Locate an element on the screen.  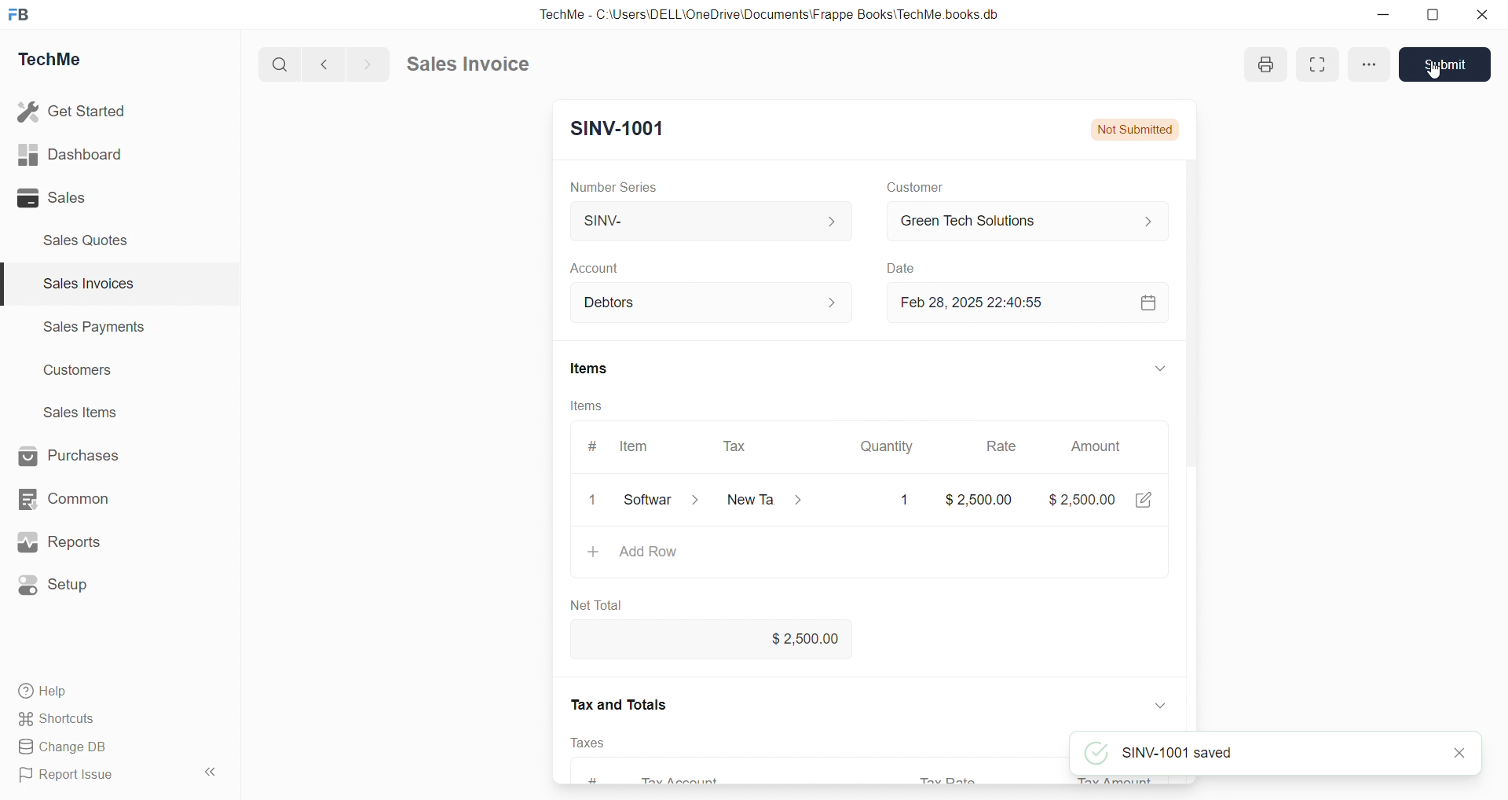
Sales invoice is located at coordinates (467, 63).